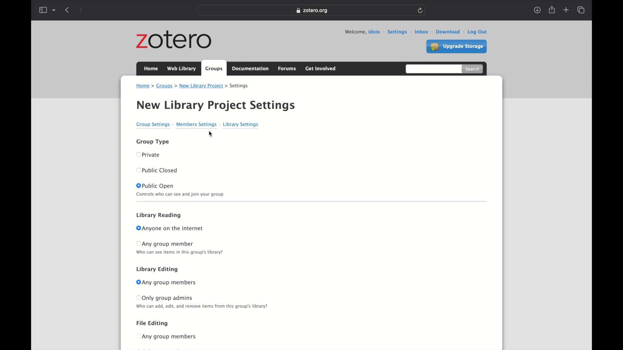 This screenshot has width=623, height=350. I want to click on private radio button, so click(153, 155).